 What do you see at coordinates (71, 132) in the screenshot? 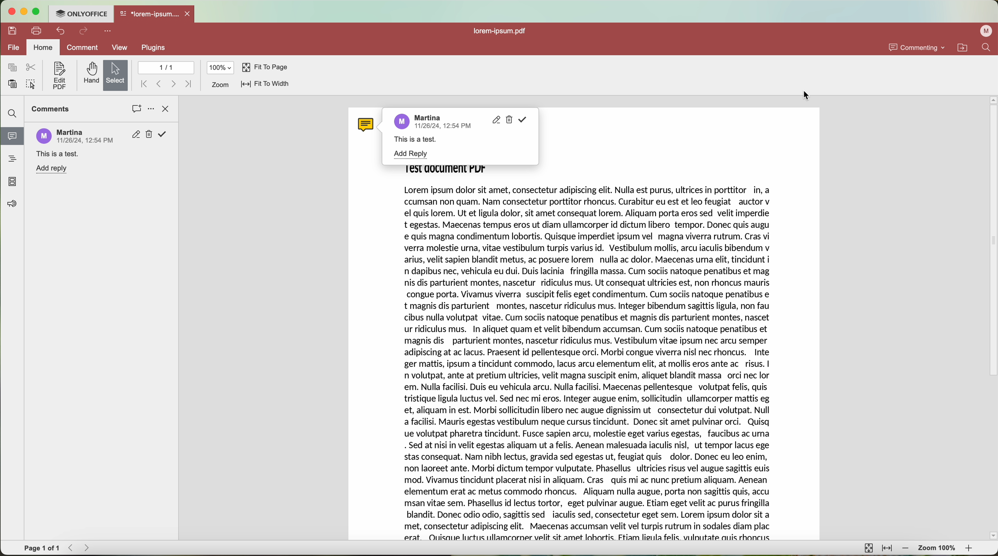
I see `Martina` at bounding box center [71, 132].